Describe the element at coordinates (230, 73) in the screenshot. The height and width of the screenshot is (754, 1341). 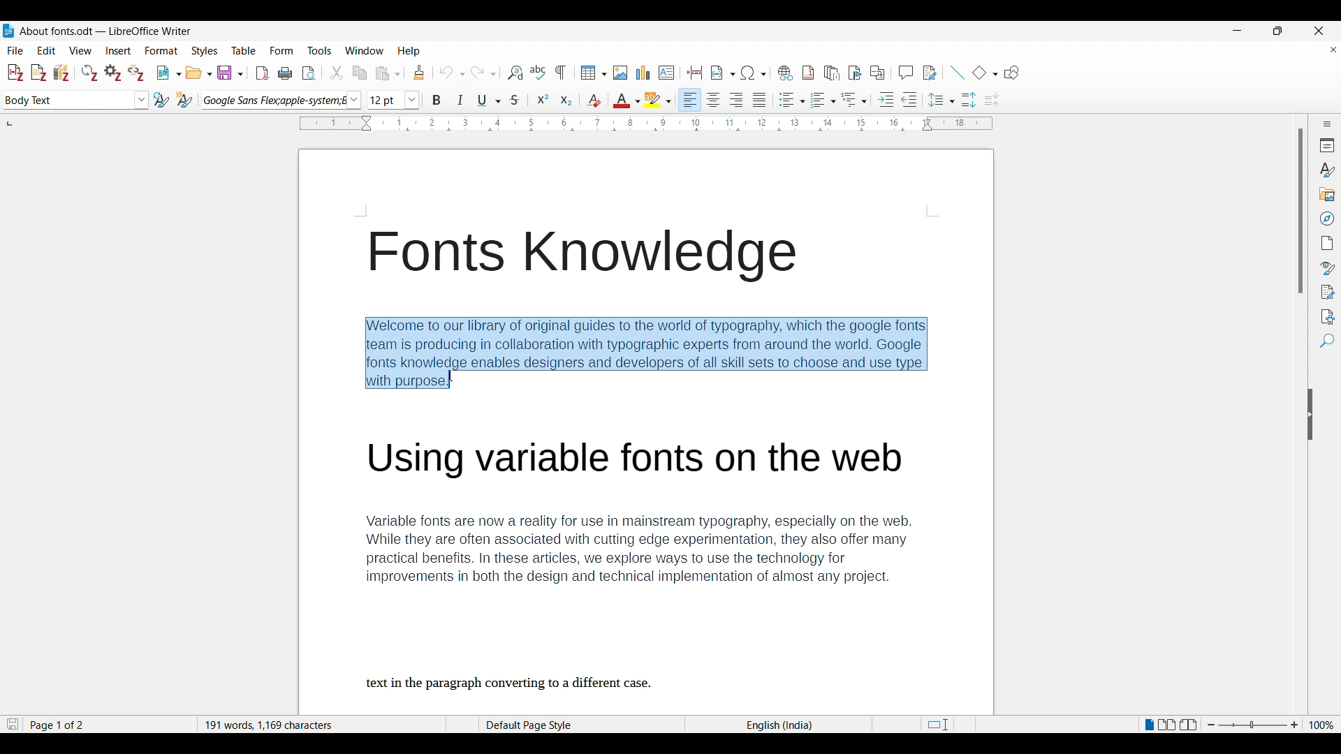
I see `Save` at that location.